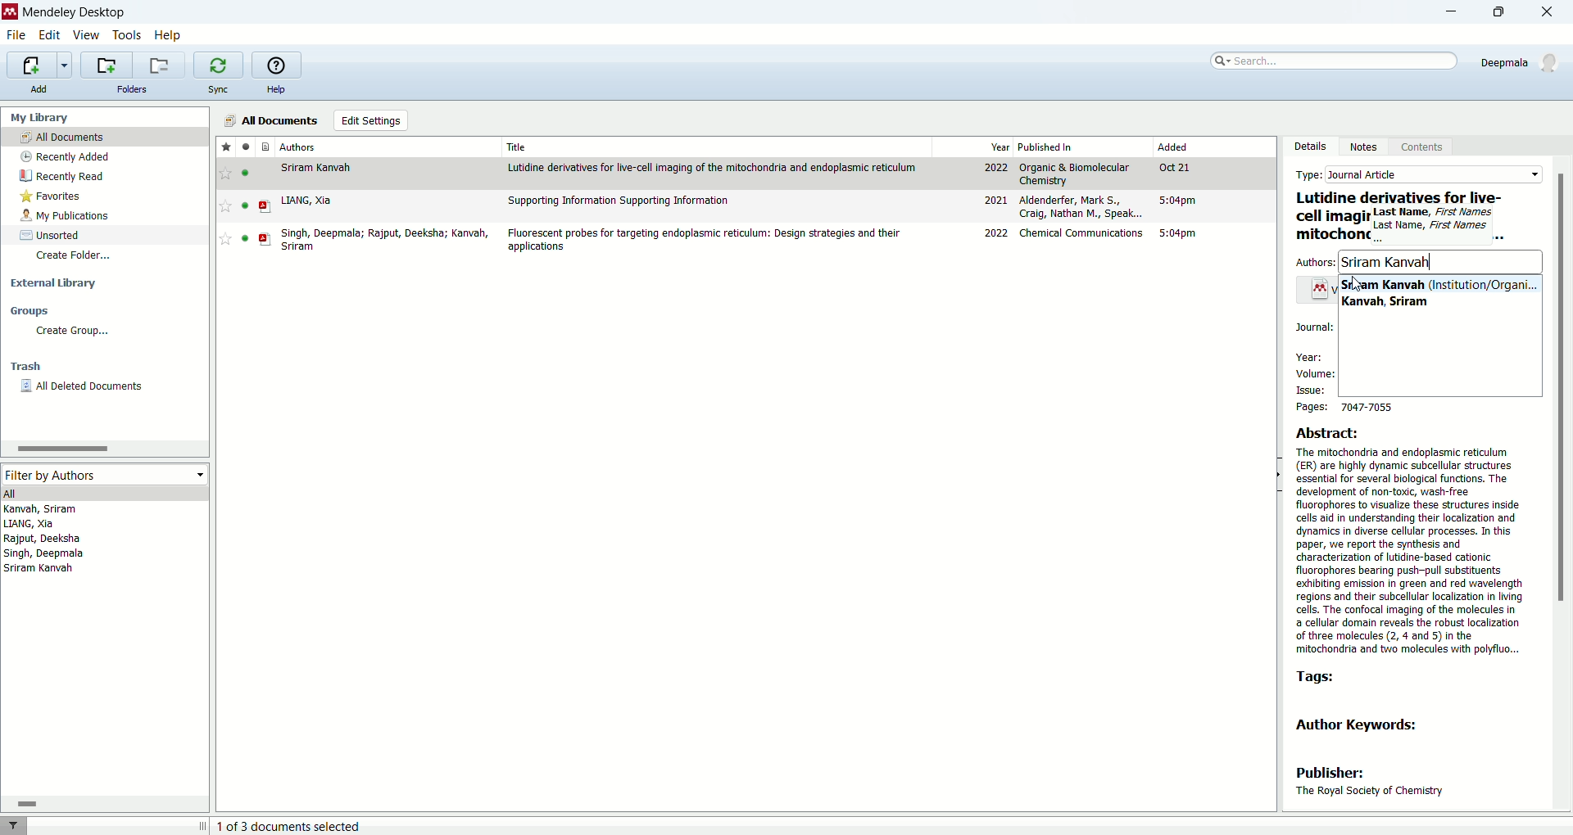 Image resolution: width=1573 pixels, height=835 pixels. Describe the element at coordinates (1326, 62) in the screenshot. I see `search` at that location.